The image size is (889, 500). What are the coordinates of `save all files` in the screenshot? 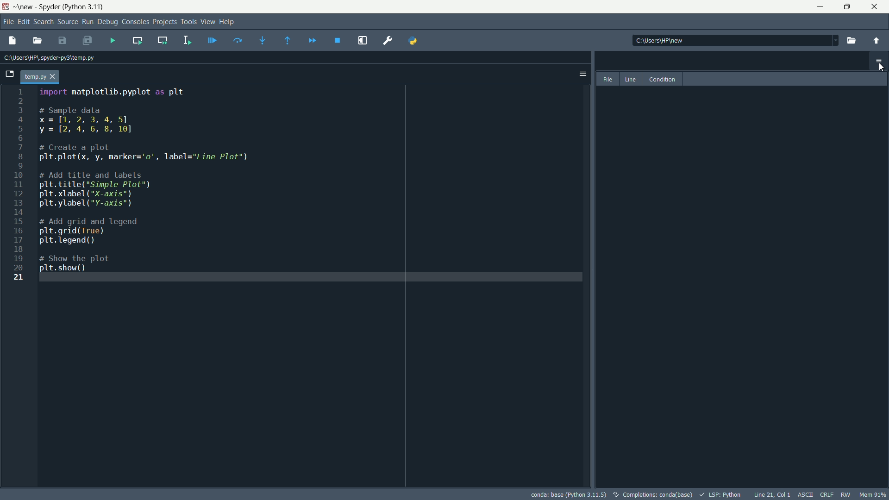 It's located at (89, 42).